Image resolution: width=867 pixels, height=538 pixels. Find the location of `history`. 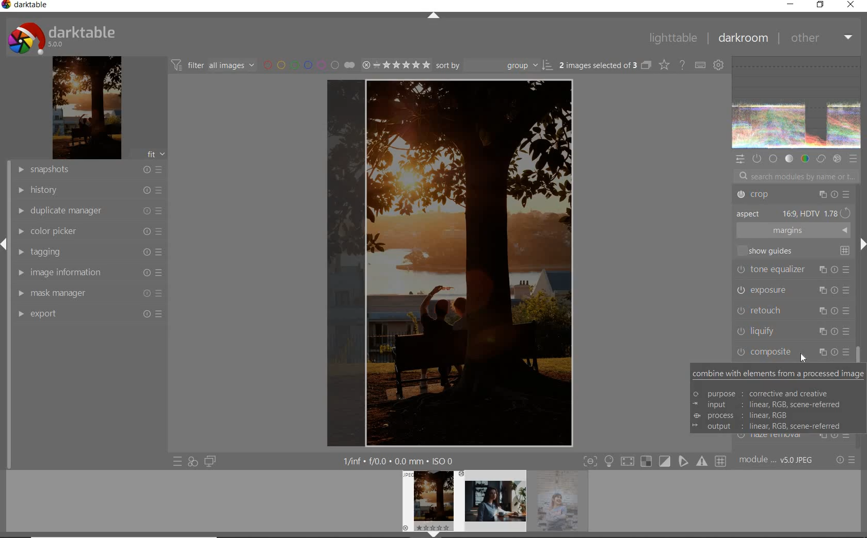

history is located at coordinates (90, 191).